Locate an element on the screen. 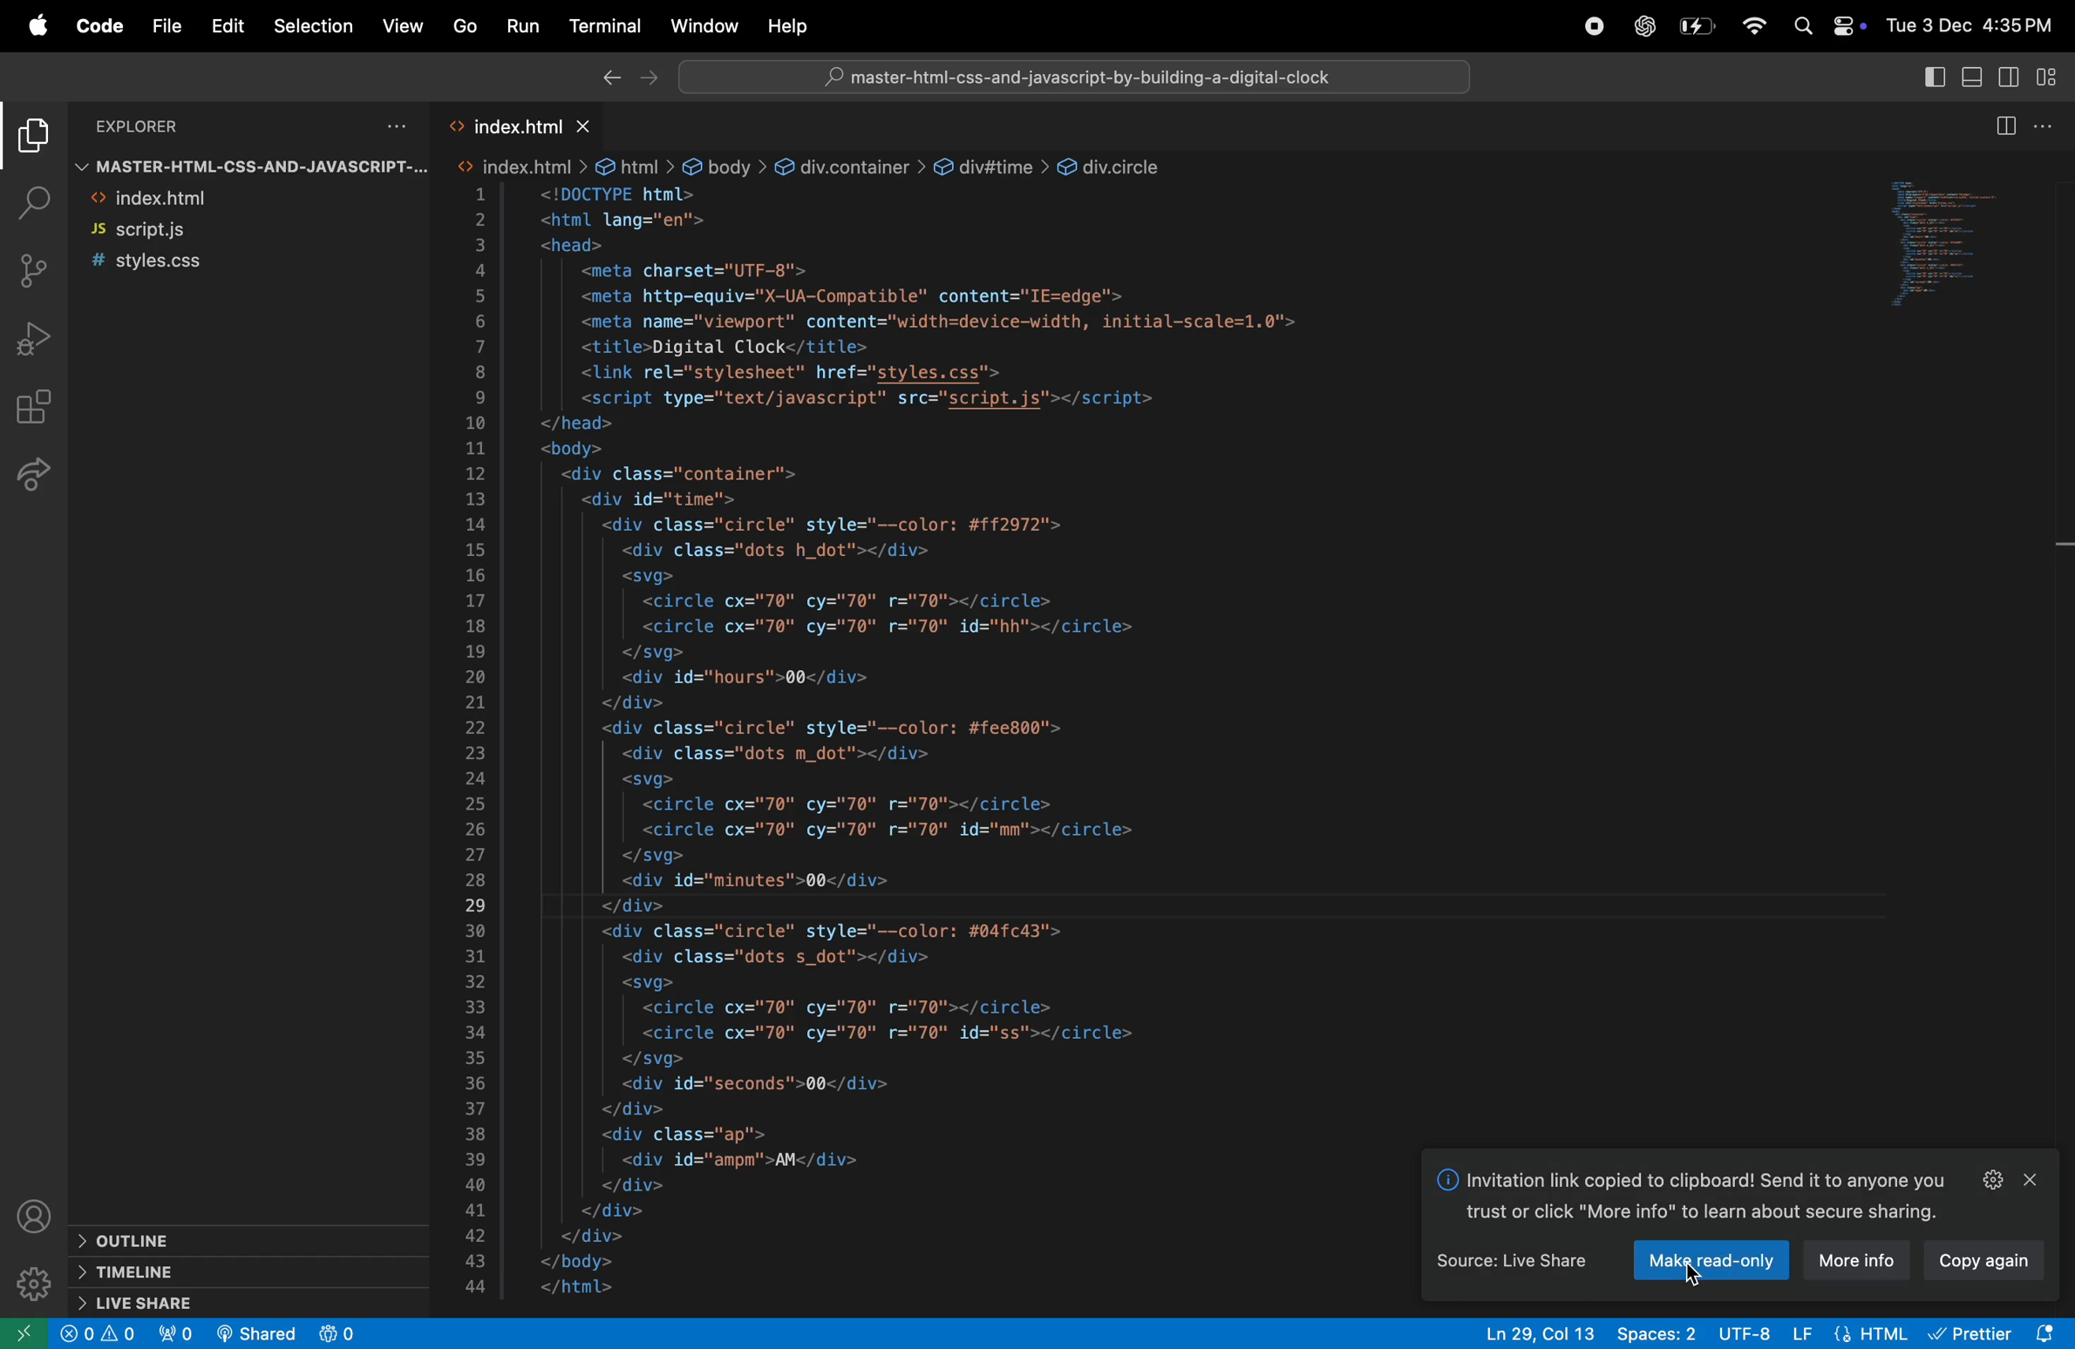 The width and height of the screenshot is (2075, 1349). index.html is located at coordinates (210, 200).